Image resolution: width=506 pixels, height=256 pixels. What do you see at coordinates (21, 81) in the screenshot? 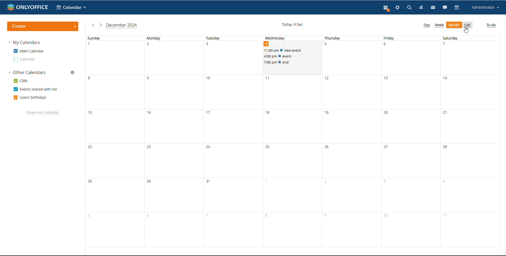
I see `crm` at bounding box center [21, 81].